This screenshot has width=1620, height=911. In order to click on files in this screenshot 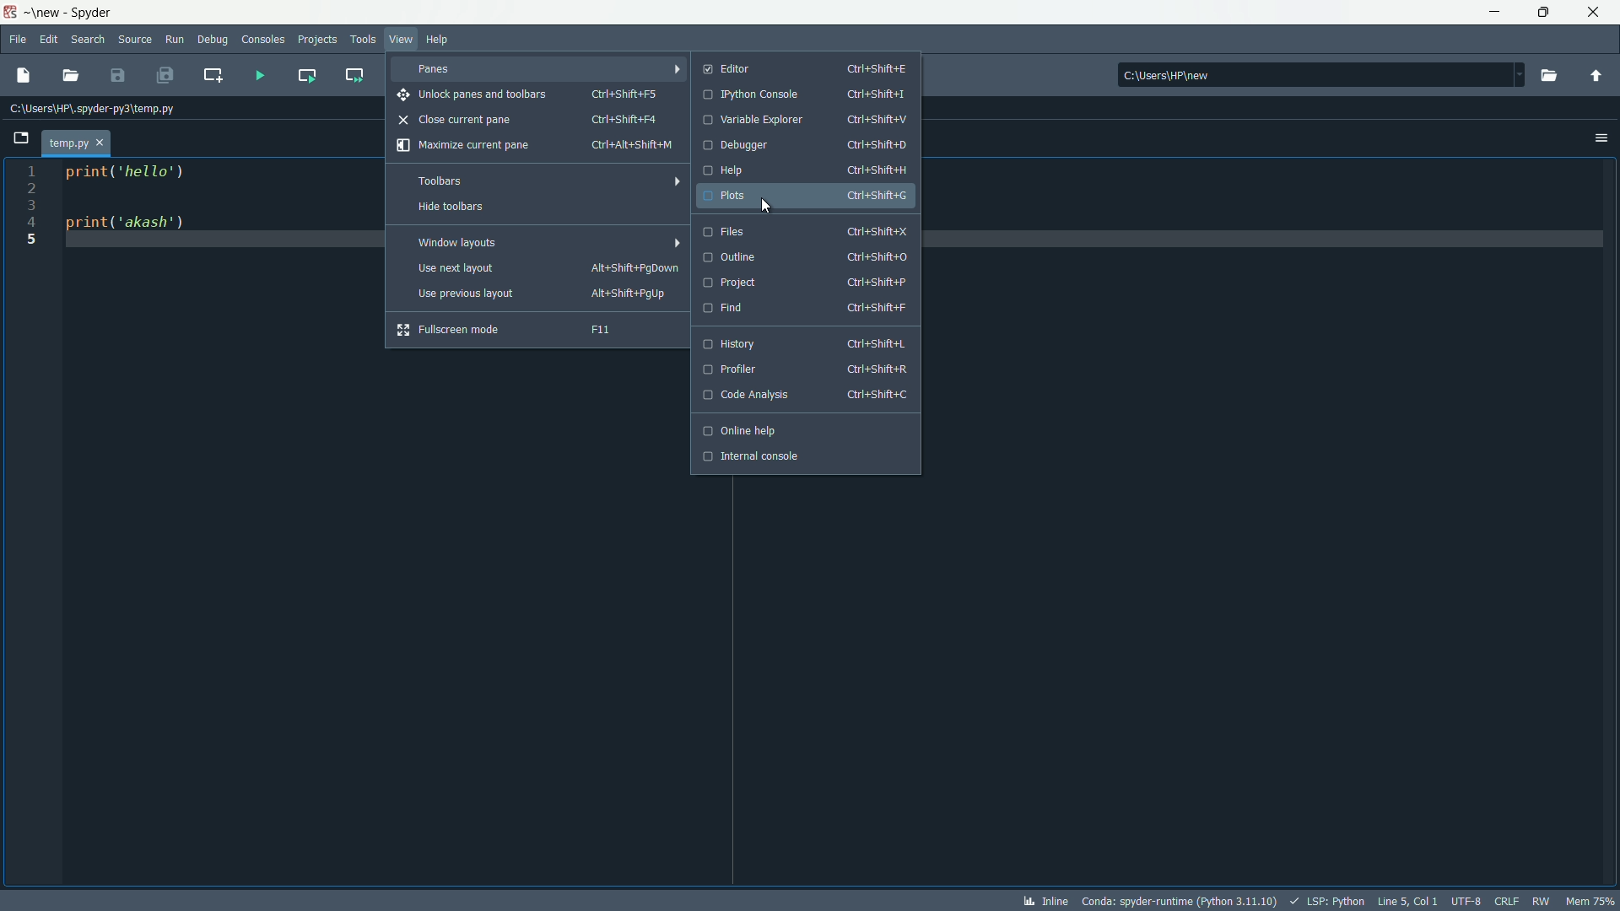, I will do `click(806, 230)`.